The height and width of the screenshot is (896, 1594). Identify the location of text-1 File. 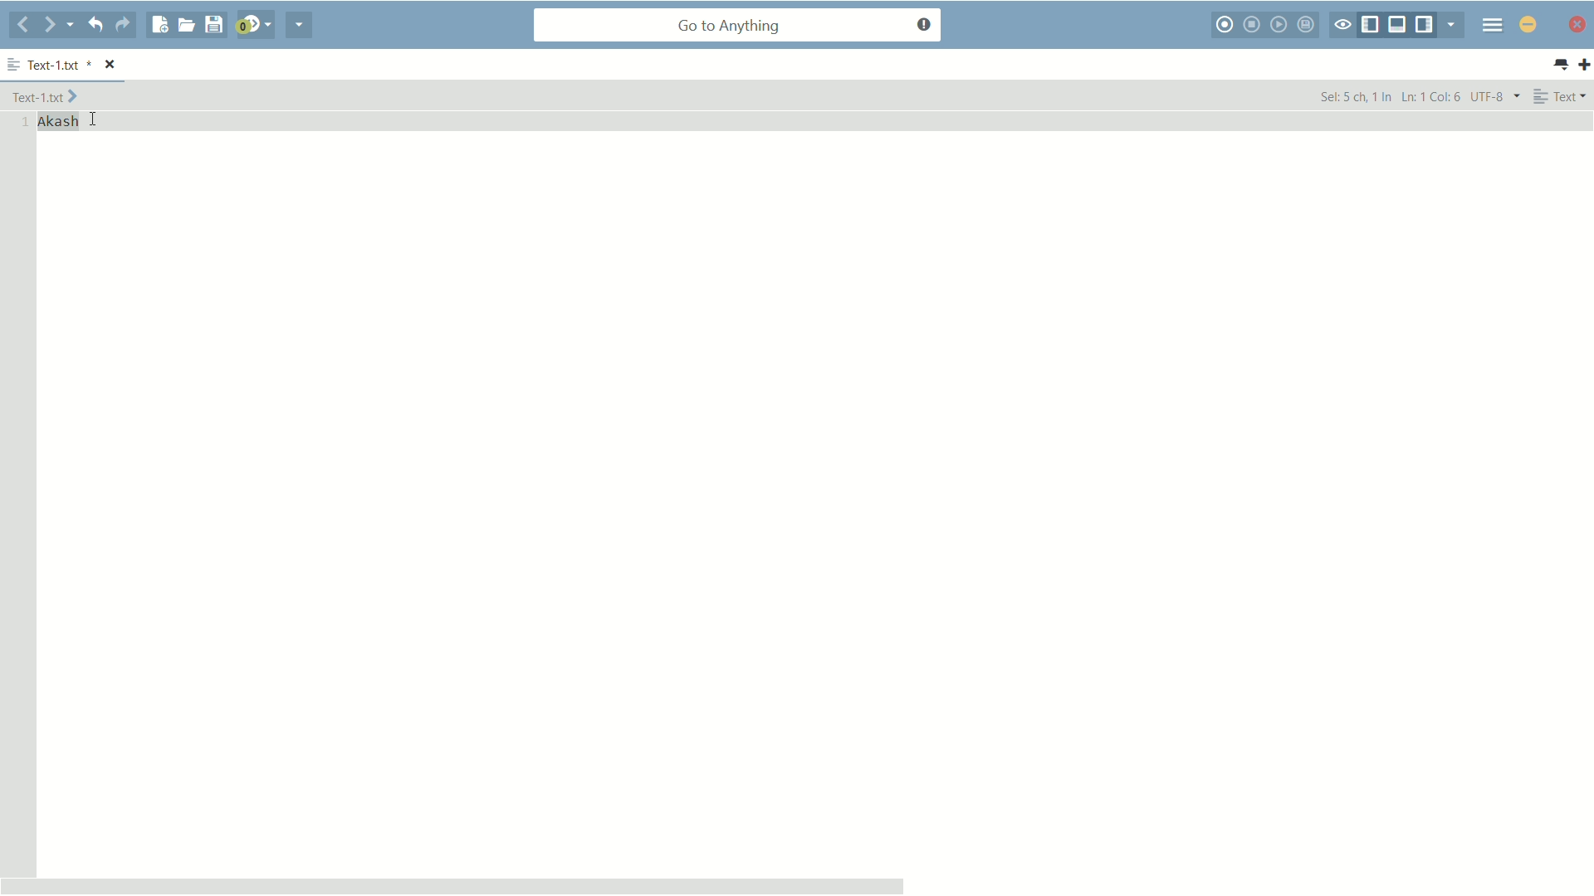
(45, 95).